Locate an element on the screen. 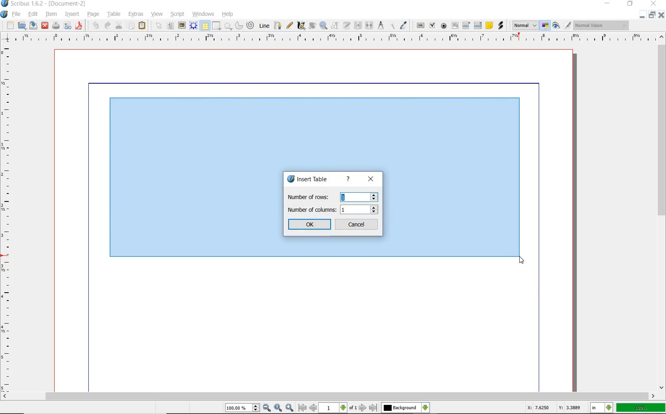  ruler is located at coordinates (7, 218).